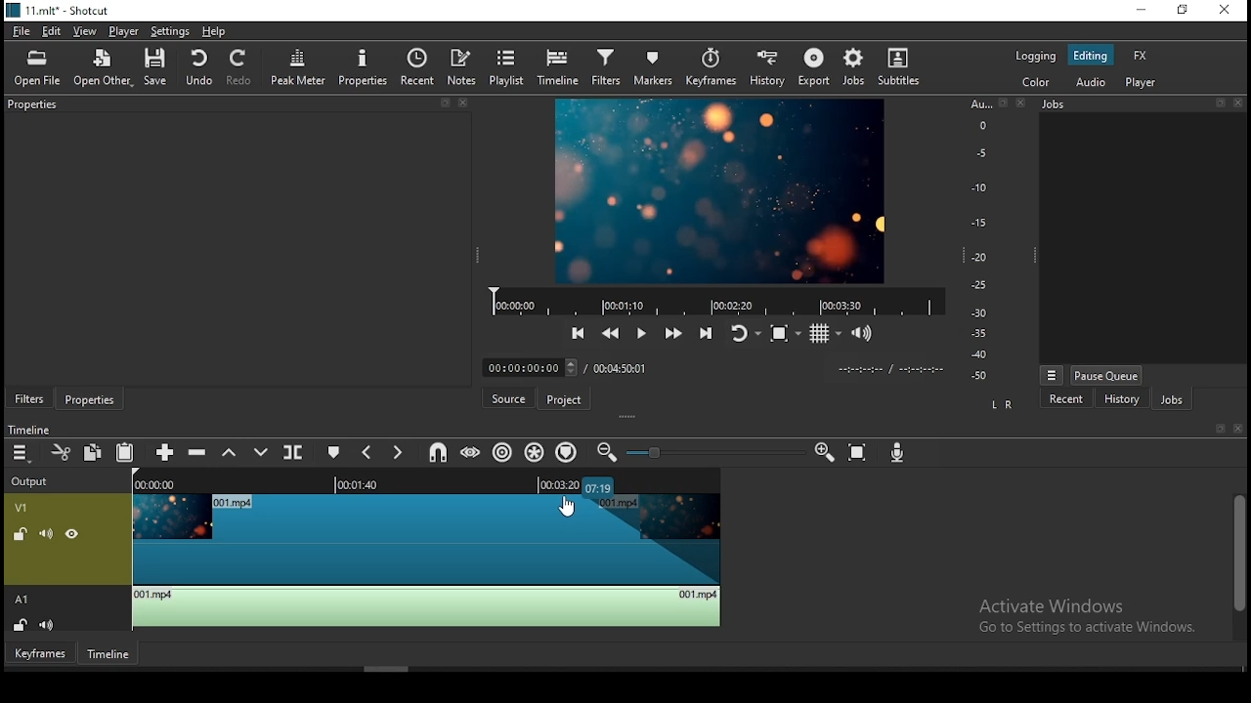 This screenshot has height=703, width=1251. What do you see at coordinates (297, 67) in the screenshot?
I see `peak meter` at bounding box center [297, 67].